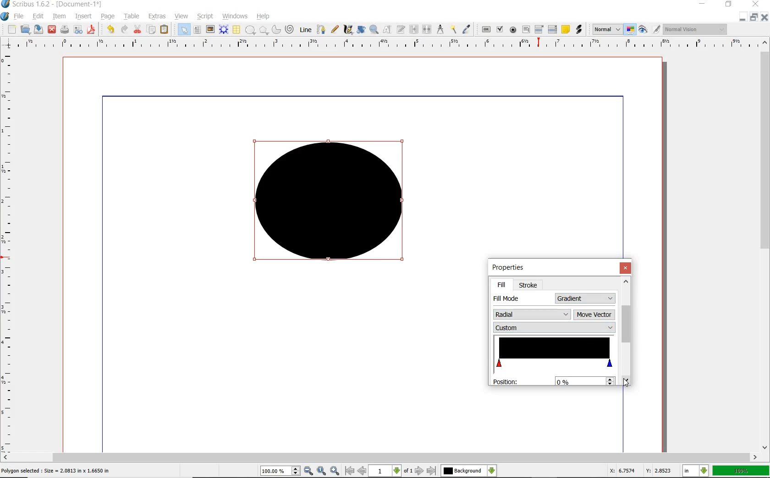 The image size is (770, 478). I want to click on radial, so click(532, 314).